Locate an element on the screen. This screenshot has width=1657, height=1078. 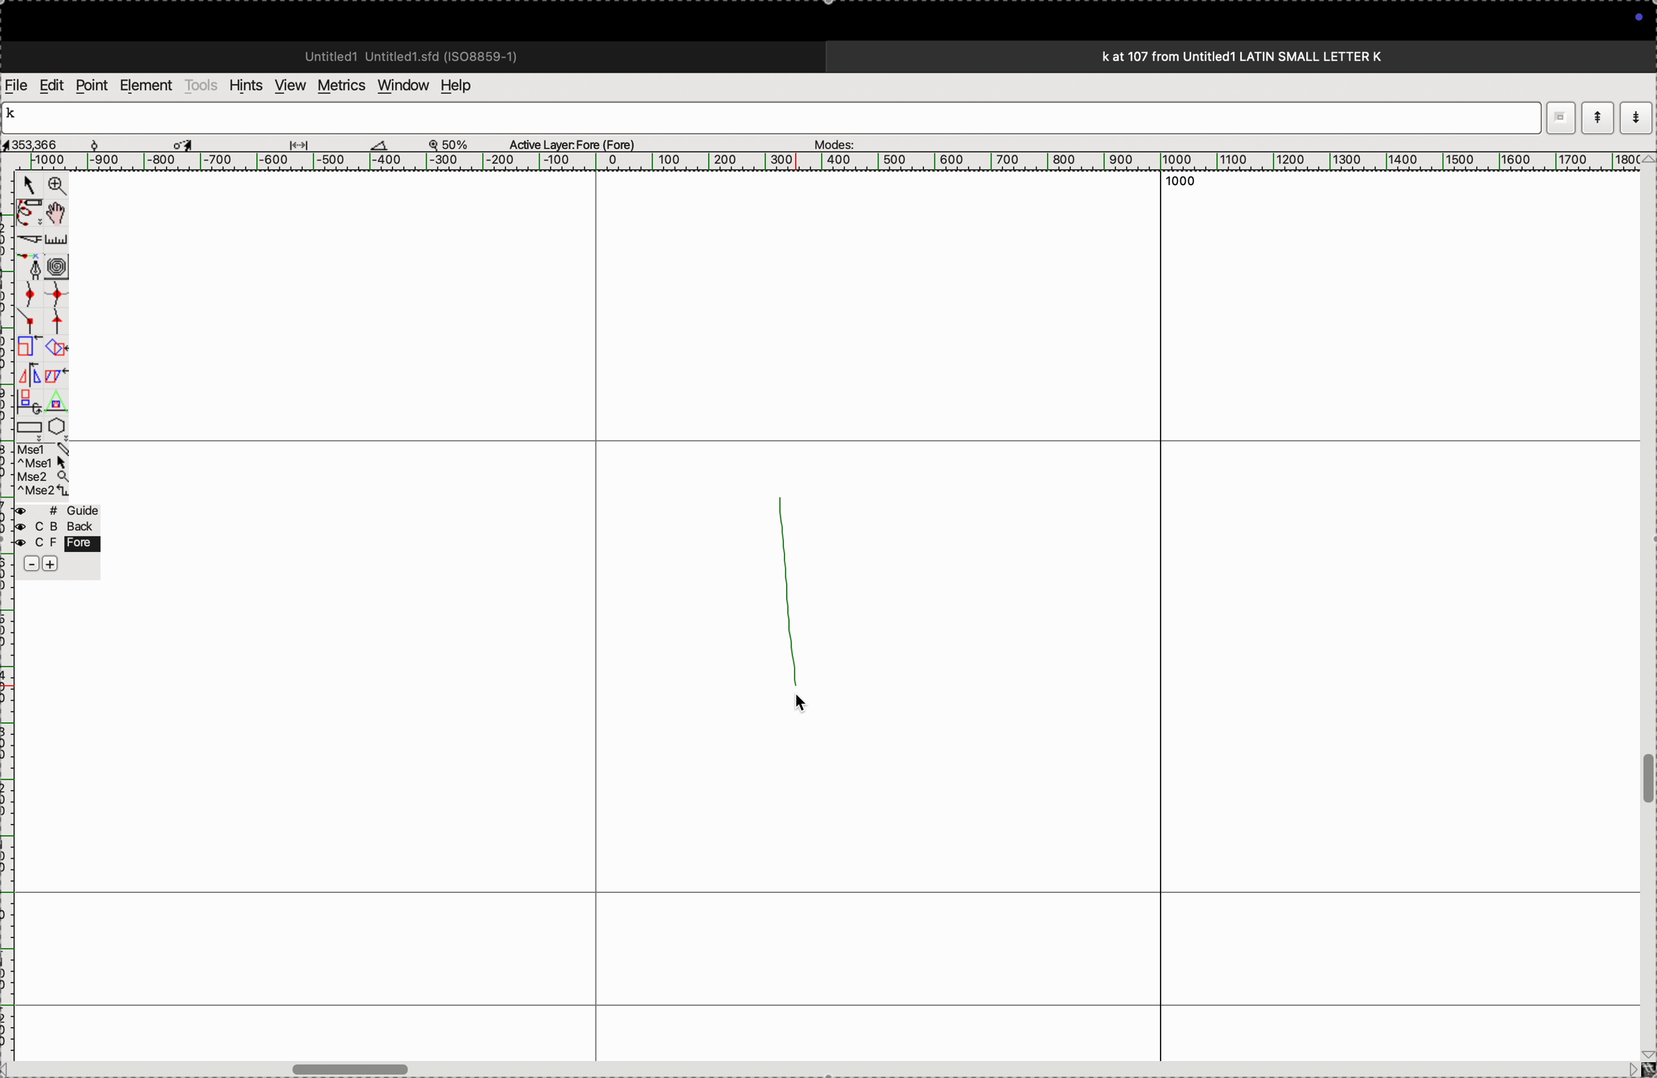
rectangle is located at coordinates (25, 425).